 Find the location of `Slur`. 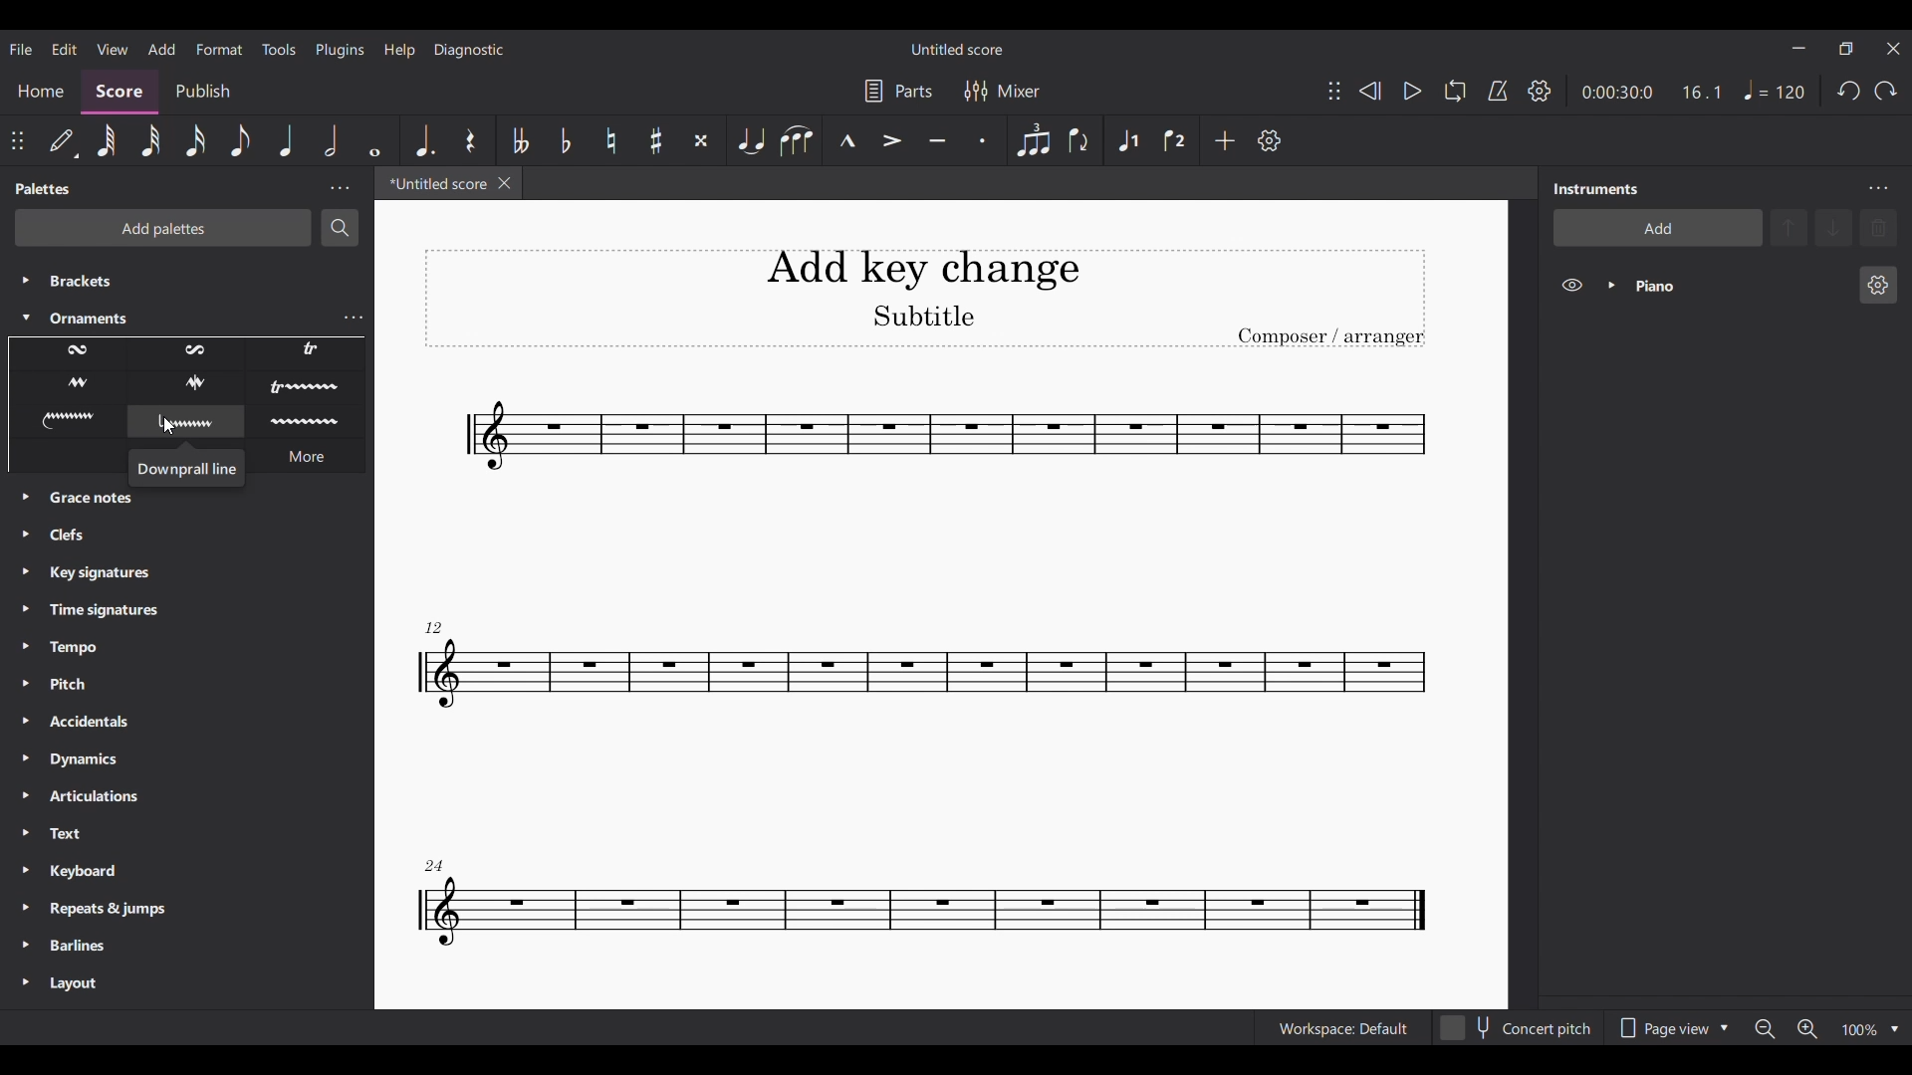

Slur is located at coordinates (796, 139).